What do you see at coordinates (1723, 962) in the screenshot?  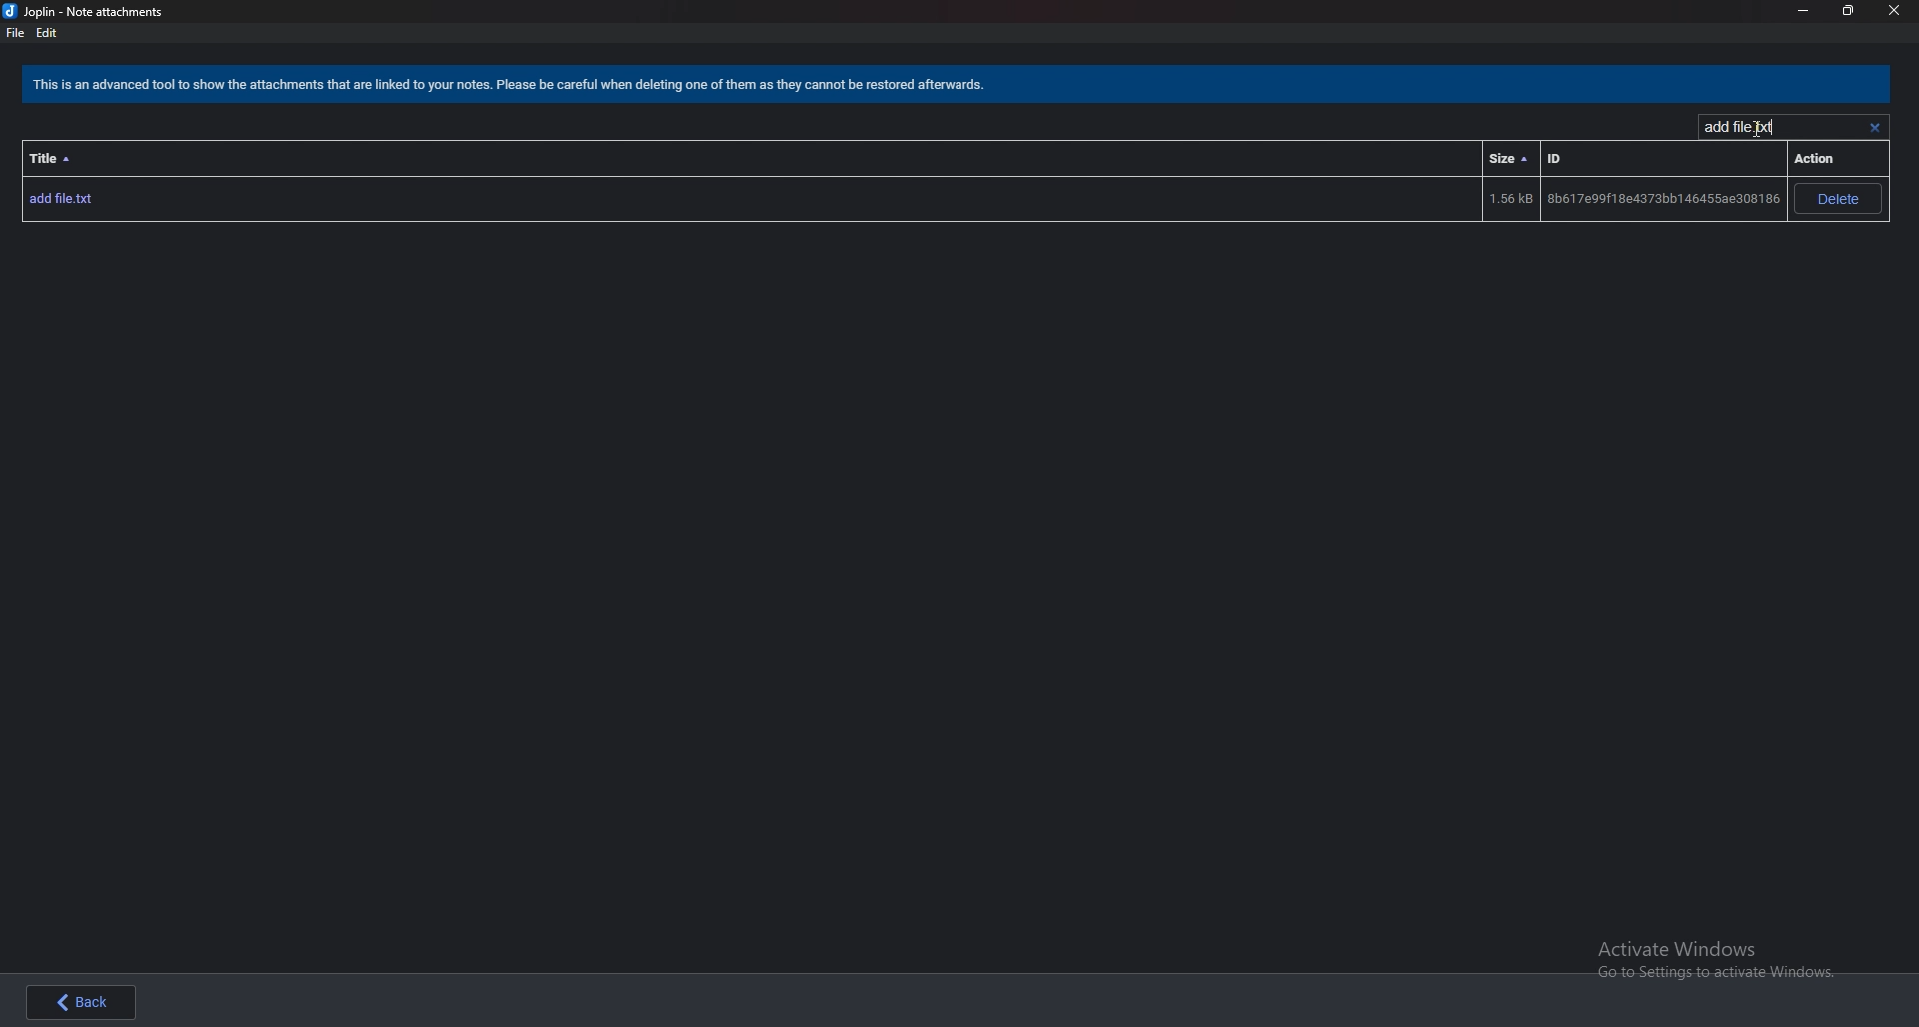 I see `Activate windows pop up` at bounding box center [1723, 962].